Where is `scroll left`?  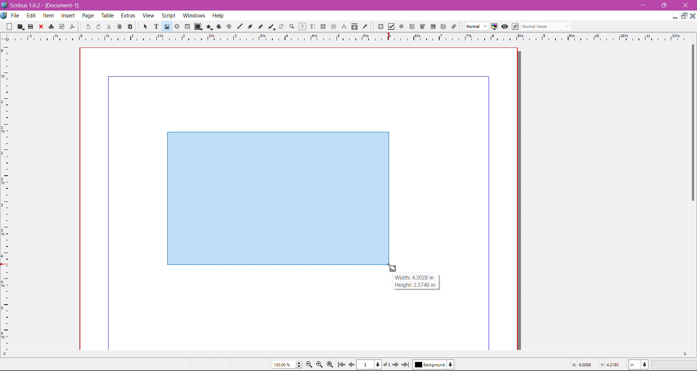 scroll left is located at coordinates (686, 354).